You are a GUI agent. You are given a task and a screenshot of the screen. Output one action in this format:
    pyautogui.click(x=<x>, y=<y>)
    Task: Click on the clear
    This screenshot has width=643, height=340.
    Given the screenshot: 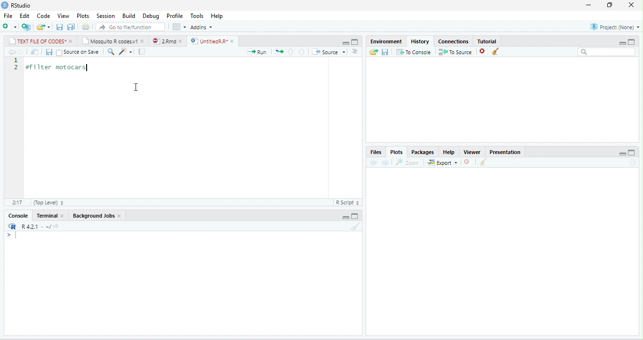 What is the action you would take?
    pyautogui.click(x=483, y=162)
    